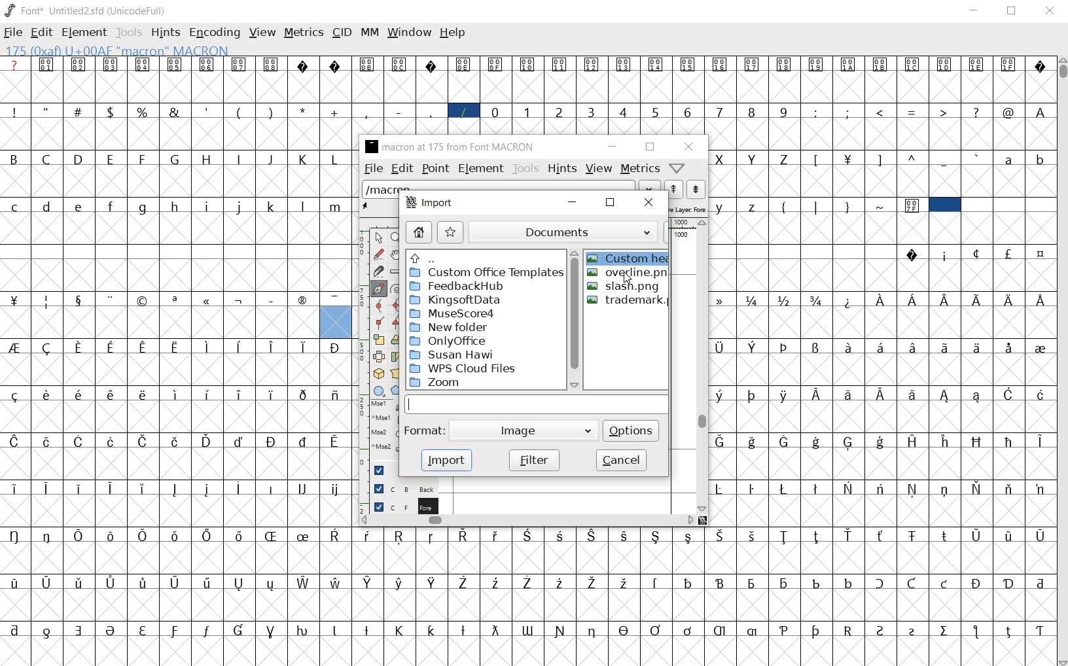 Image resolution: width=1068 pixels, height=666 pixels. I want to click on Symbol, so click(48, 65).